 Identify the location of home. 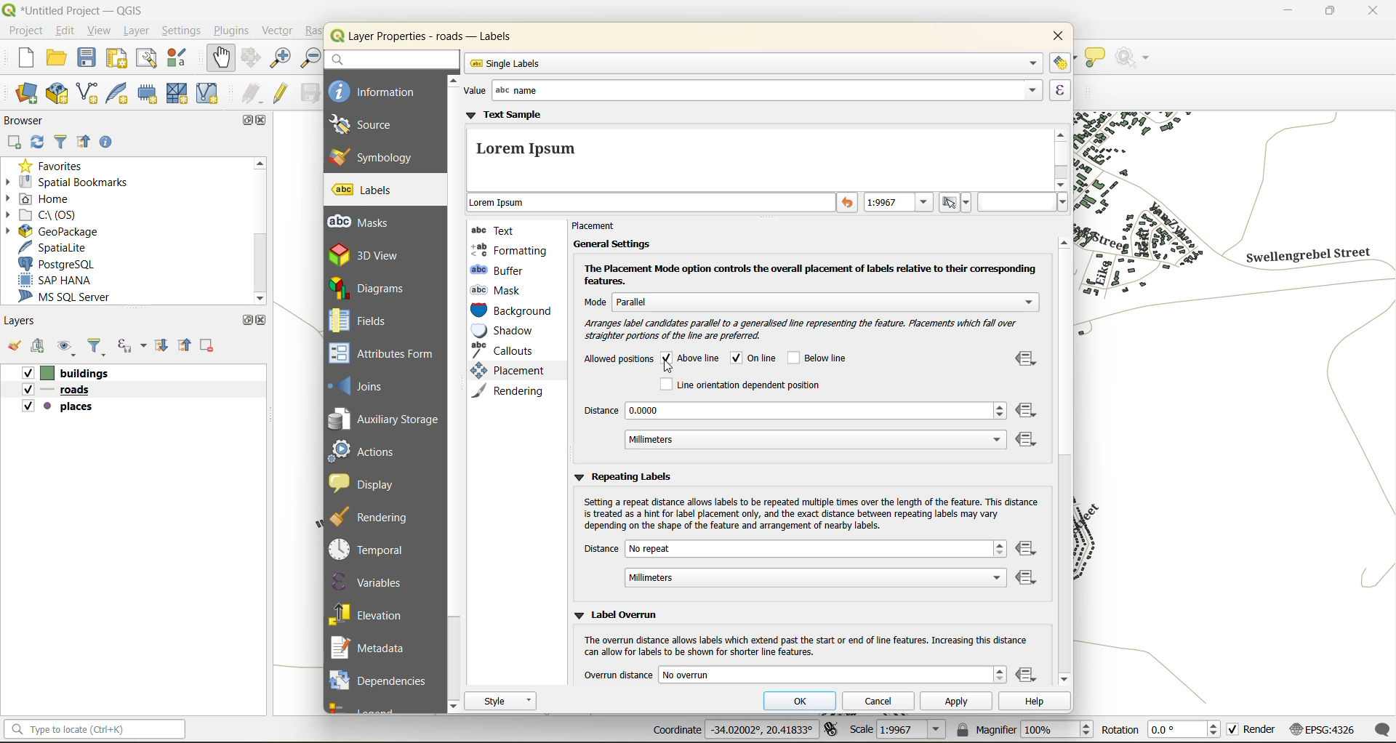
(47, 198).